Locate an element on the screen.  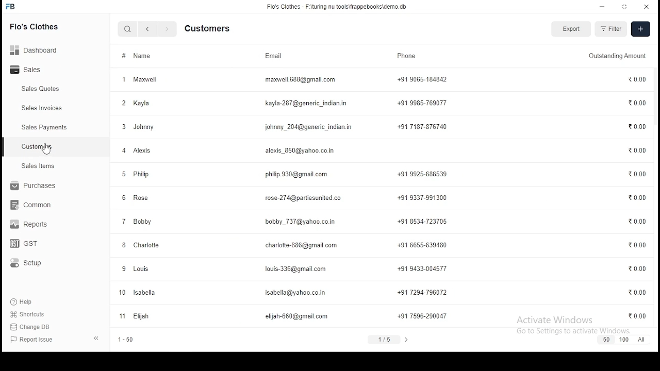
0.00 is located at coordinates (637, 271).